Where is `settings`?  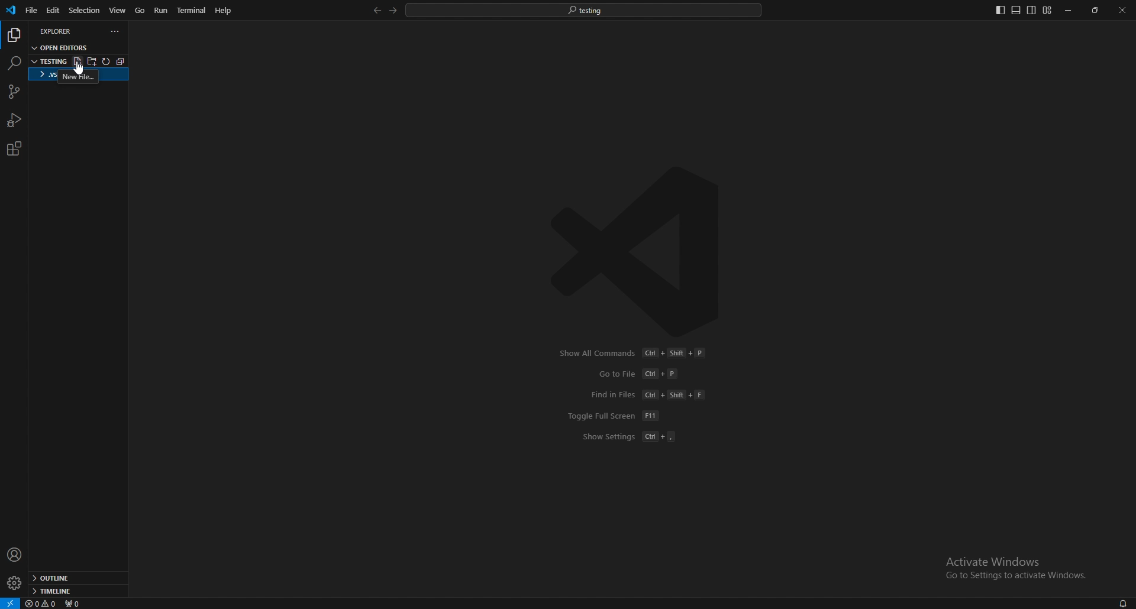
settings is located at coordinates (14, 584).